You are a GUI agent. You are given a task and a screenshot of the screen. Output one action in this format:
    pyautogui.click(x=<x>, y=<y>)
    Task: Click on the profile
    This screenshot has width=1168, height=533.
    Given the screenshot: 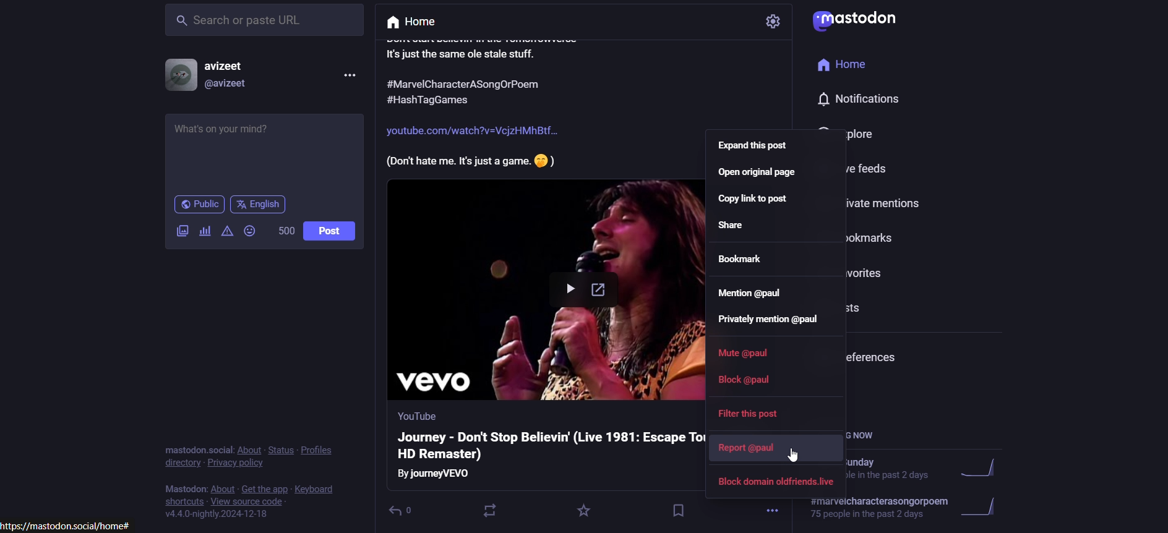 What is the action you would take?
    pyautogui.click(x=328, y=451)
    